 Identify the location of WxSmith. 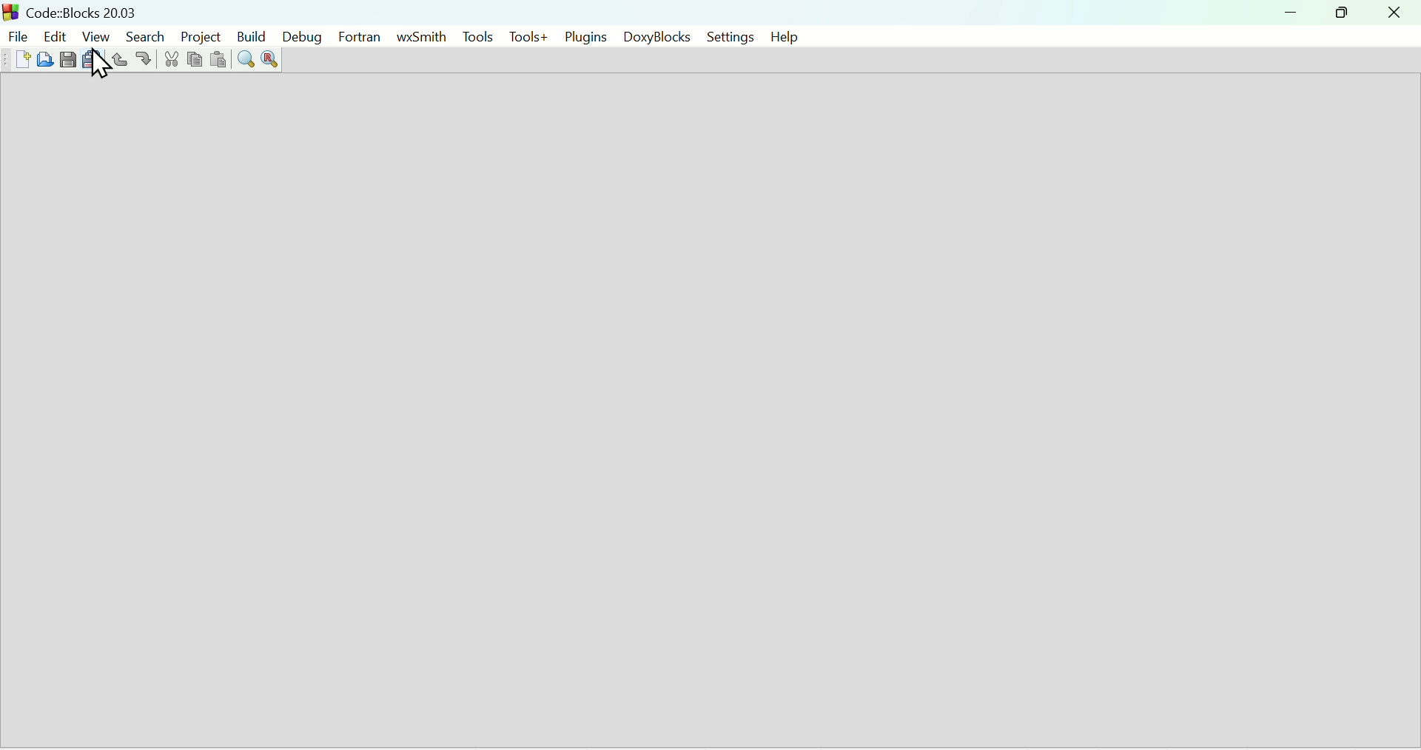
(420, 37).